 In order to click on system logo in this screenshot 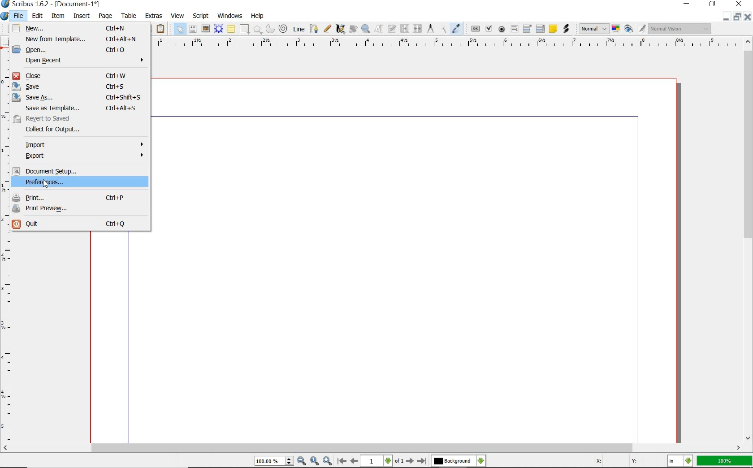, I will do `click(5, 17)`.